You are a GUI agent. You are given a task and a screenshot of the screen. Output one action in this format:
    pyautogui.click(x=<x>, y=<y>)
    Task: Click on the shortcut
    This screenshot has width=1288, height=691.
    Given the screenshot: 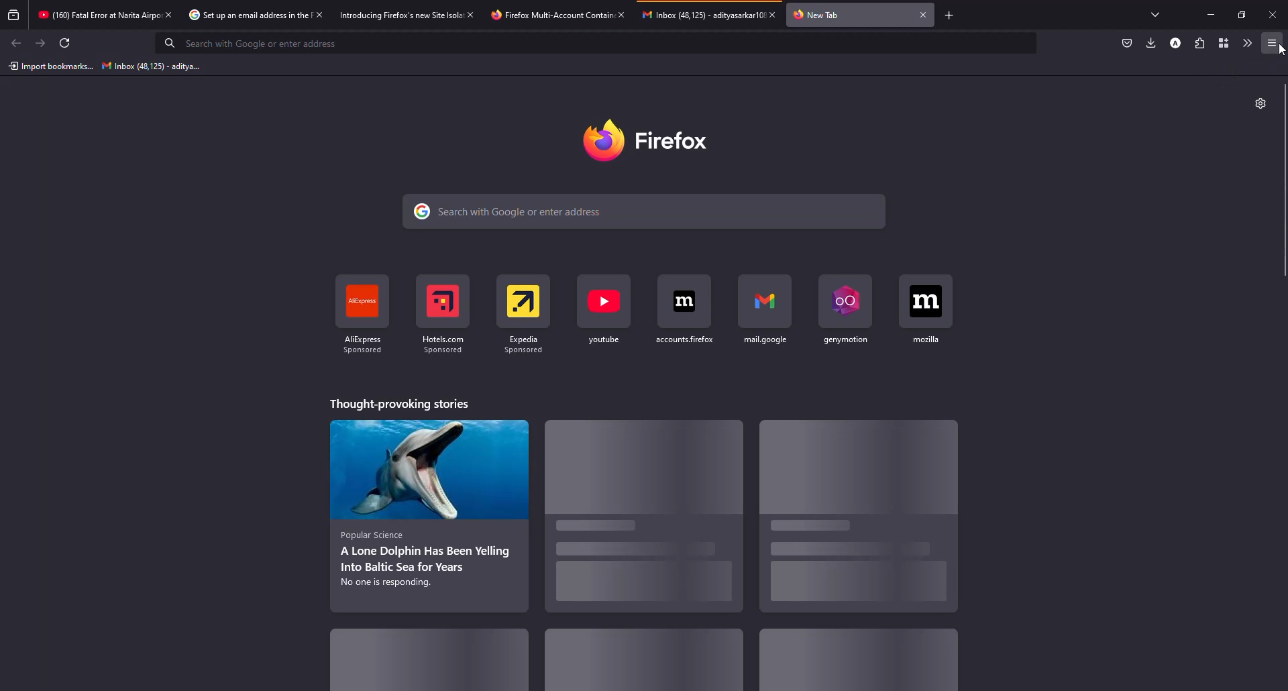 What is the action you would take?
    pyautogui.click(x=602, y=311)
    